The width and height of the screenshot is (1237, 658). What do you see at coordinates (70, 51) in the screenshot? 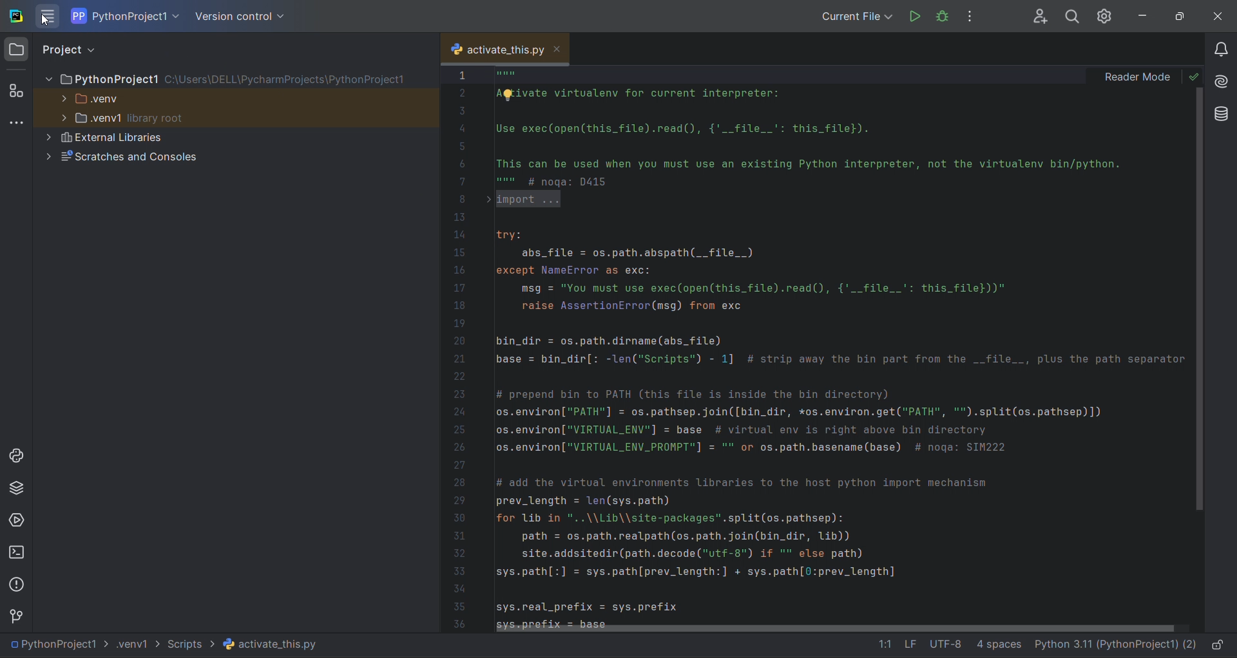
I see `project view` at bounding box center [70, 51].